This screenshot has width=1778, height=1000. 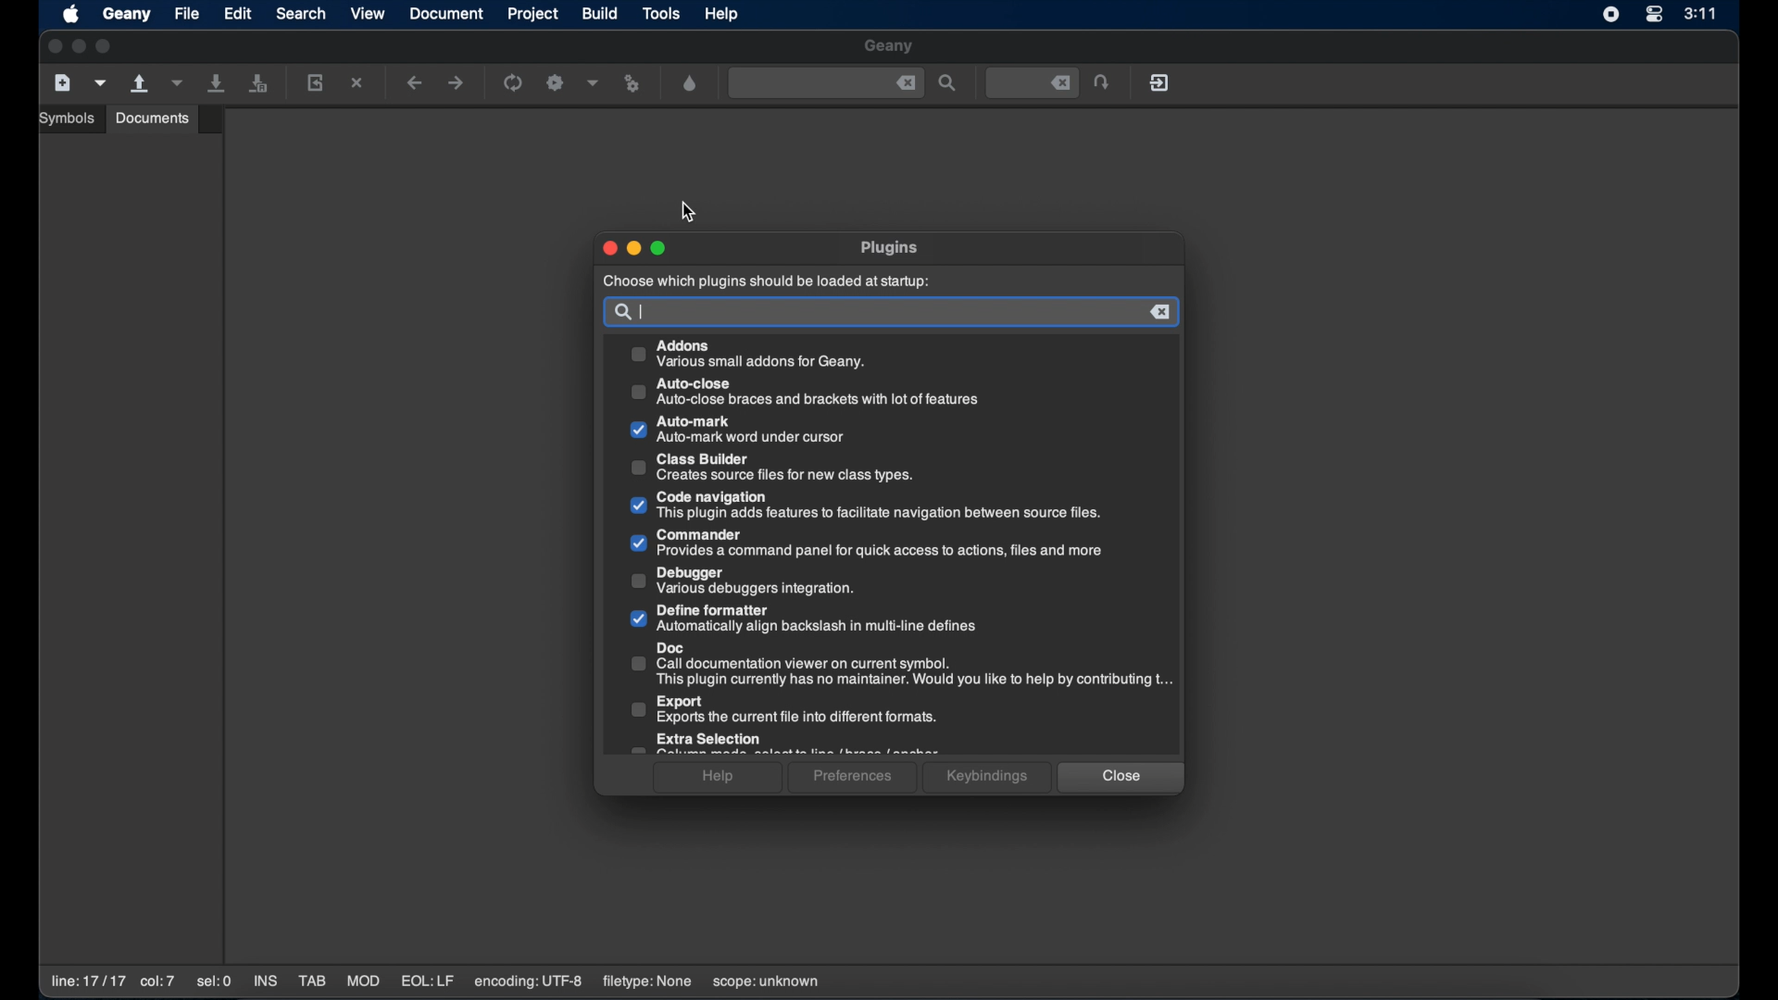 I want to click on reload the current file, so click(x=316, y=82).